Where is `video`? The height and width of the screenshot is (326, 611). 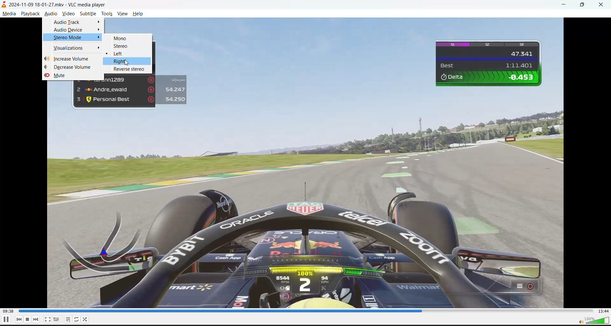 video is located at coordinates (68, 14).